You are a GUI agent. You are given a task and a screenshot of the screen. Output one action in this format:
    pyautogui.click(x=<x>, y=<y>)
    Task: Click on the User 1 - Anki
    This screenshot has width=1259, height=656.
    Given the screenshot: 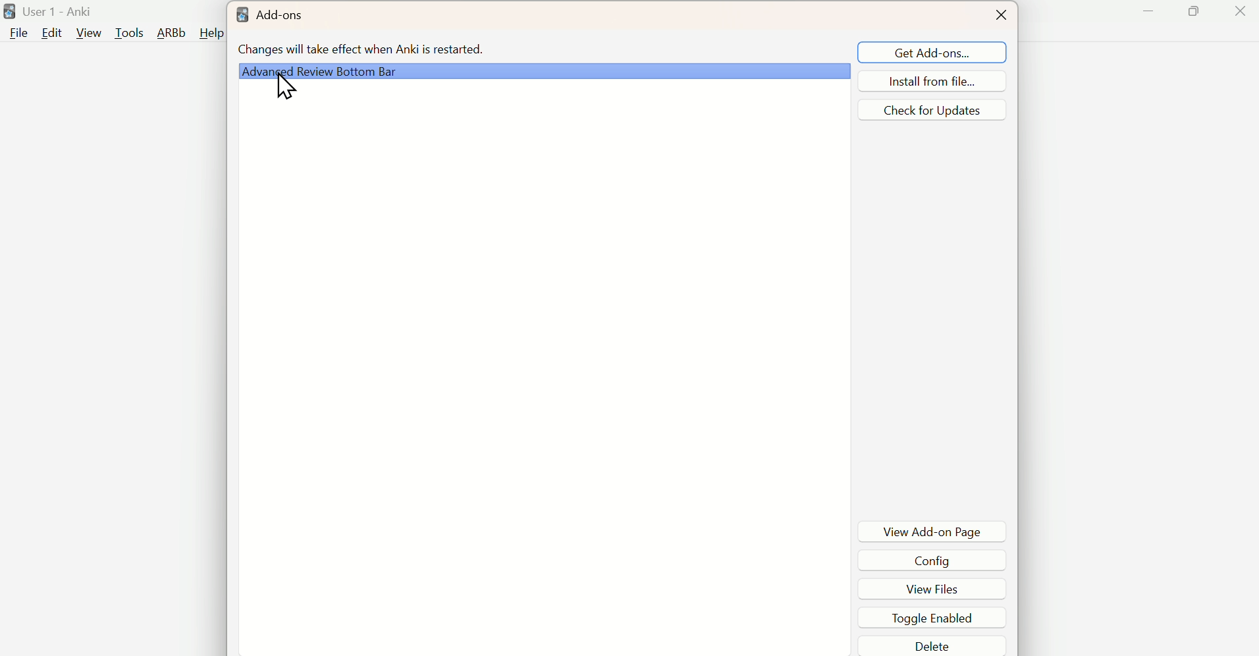 What is the action you would take?
    pyautogui.click(x=59, y=12)
    